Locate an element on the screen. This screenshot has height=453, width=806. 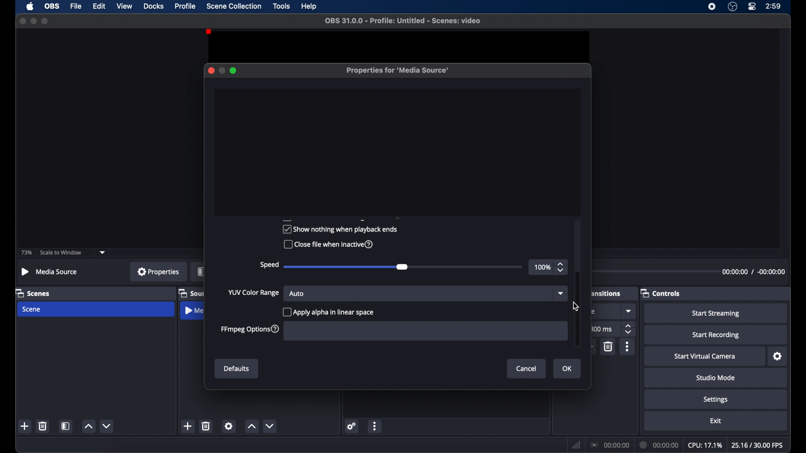
view is located at coordinates (124, 5).